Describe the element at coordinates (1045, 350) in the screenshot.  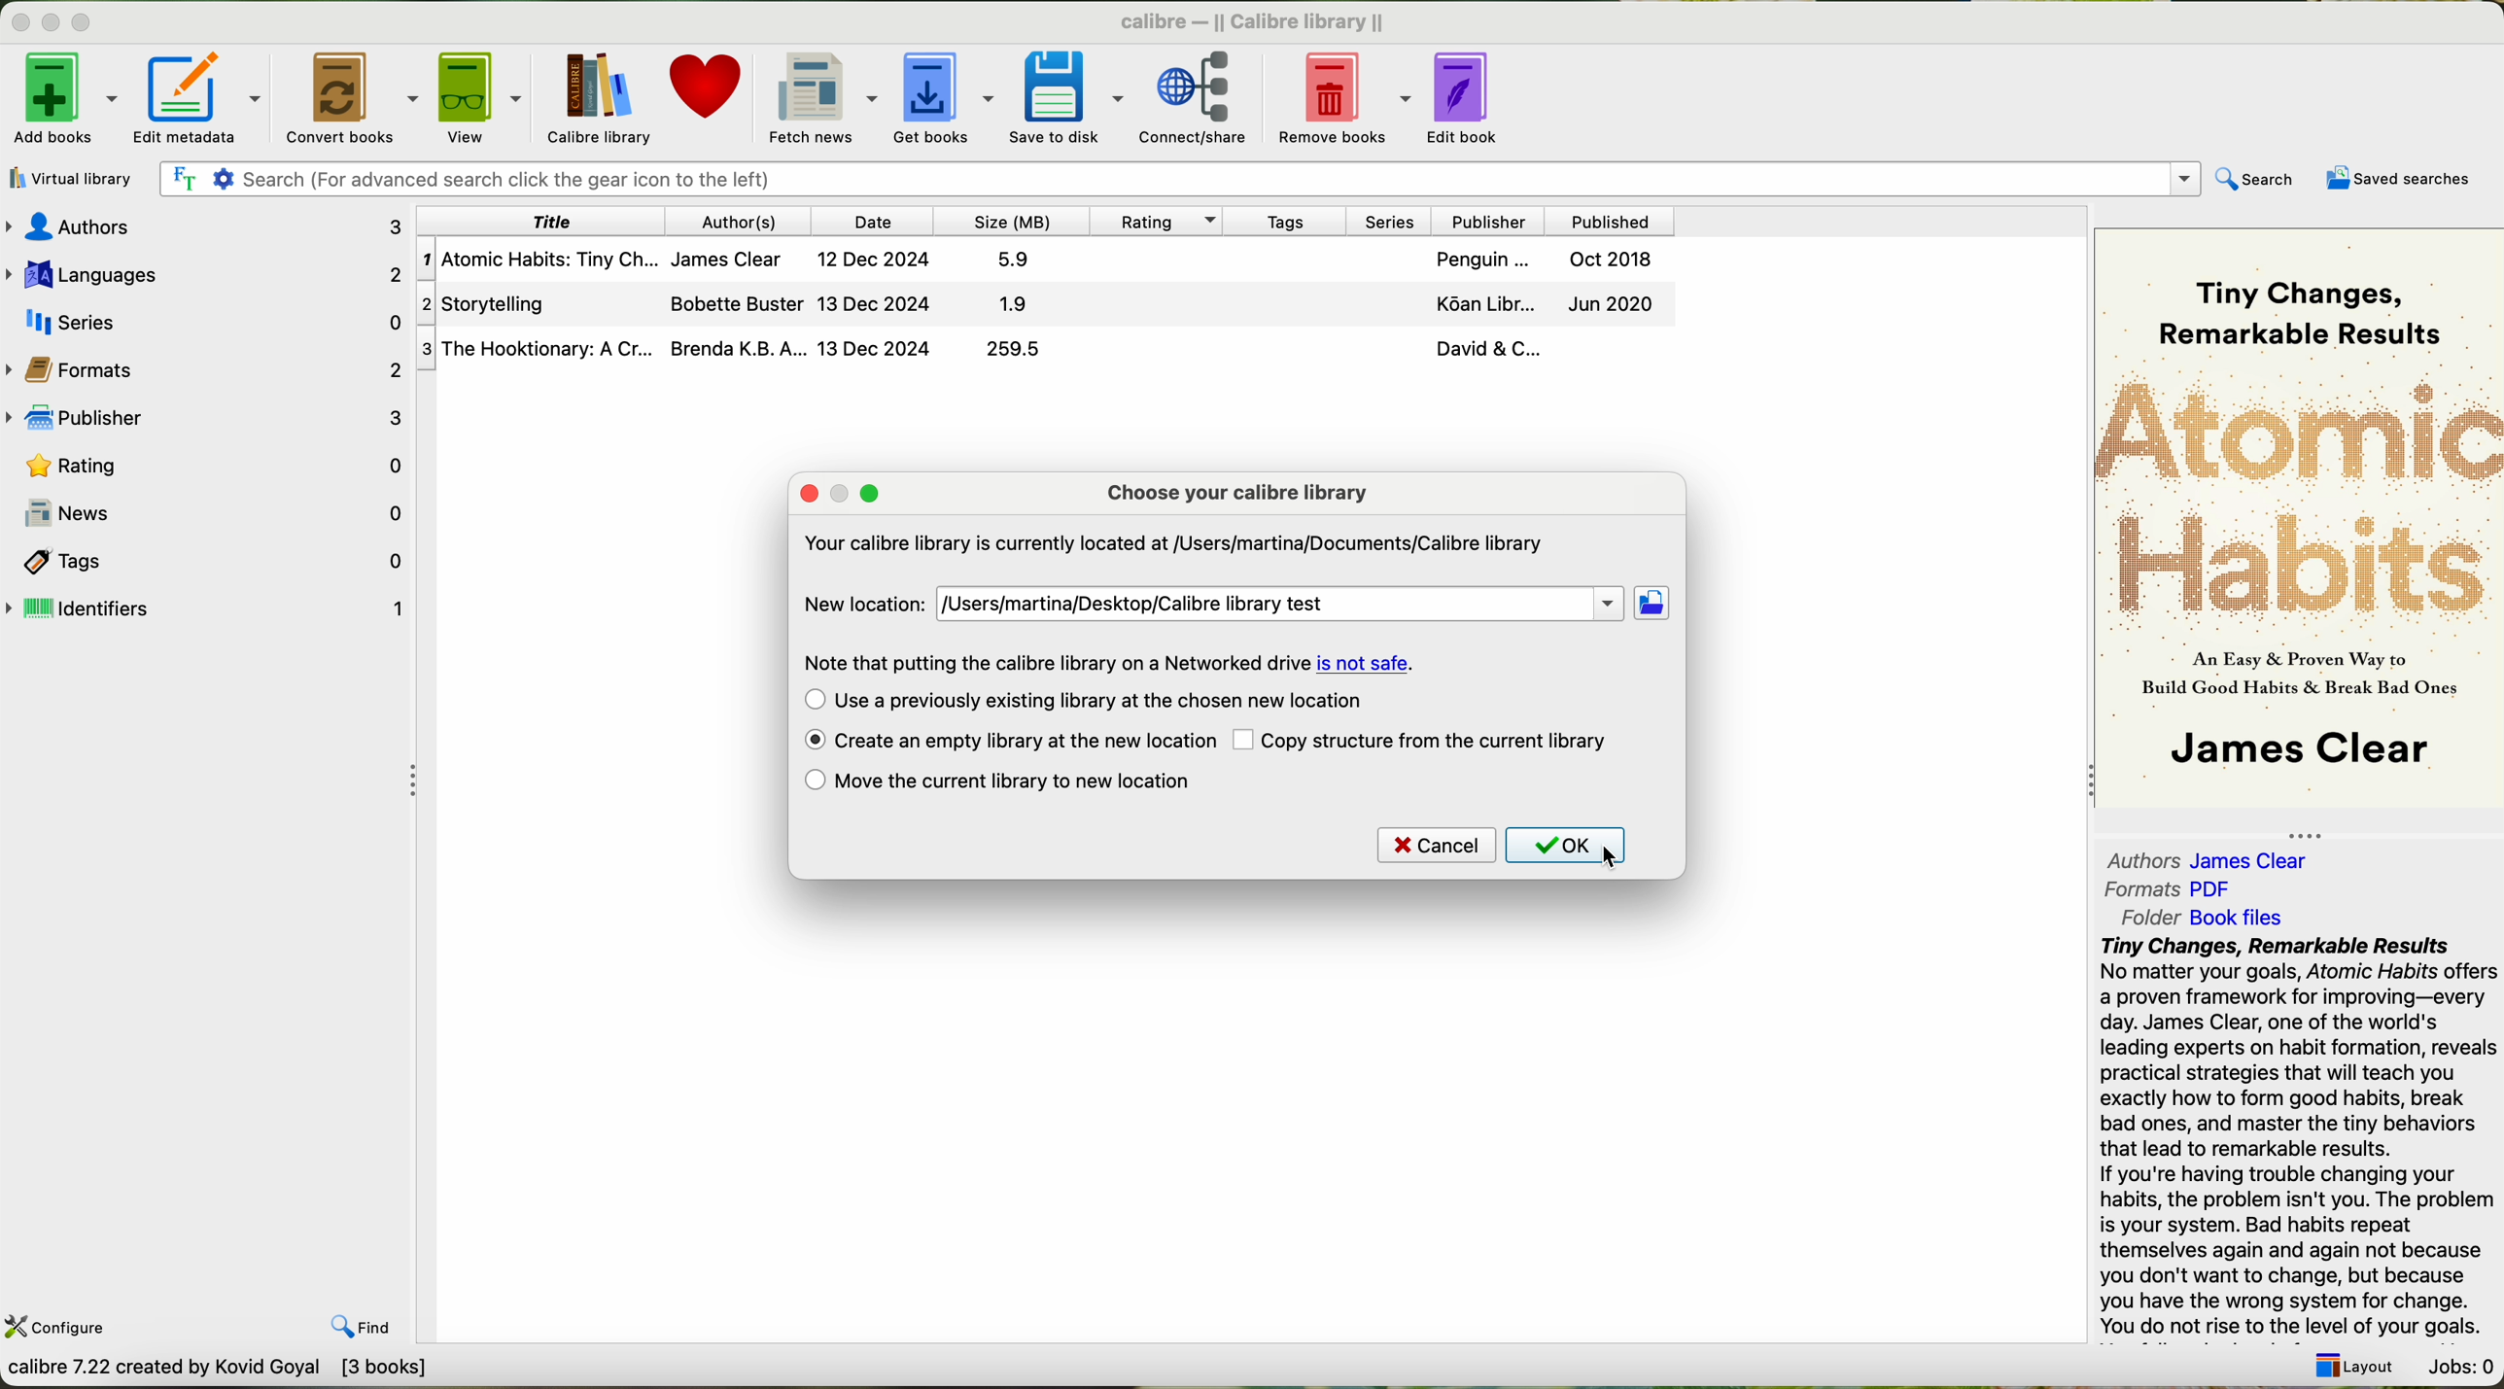
I see `Third Book The Hooktionary` at that location.